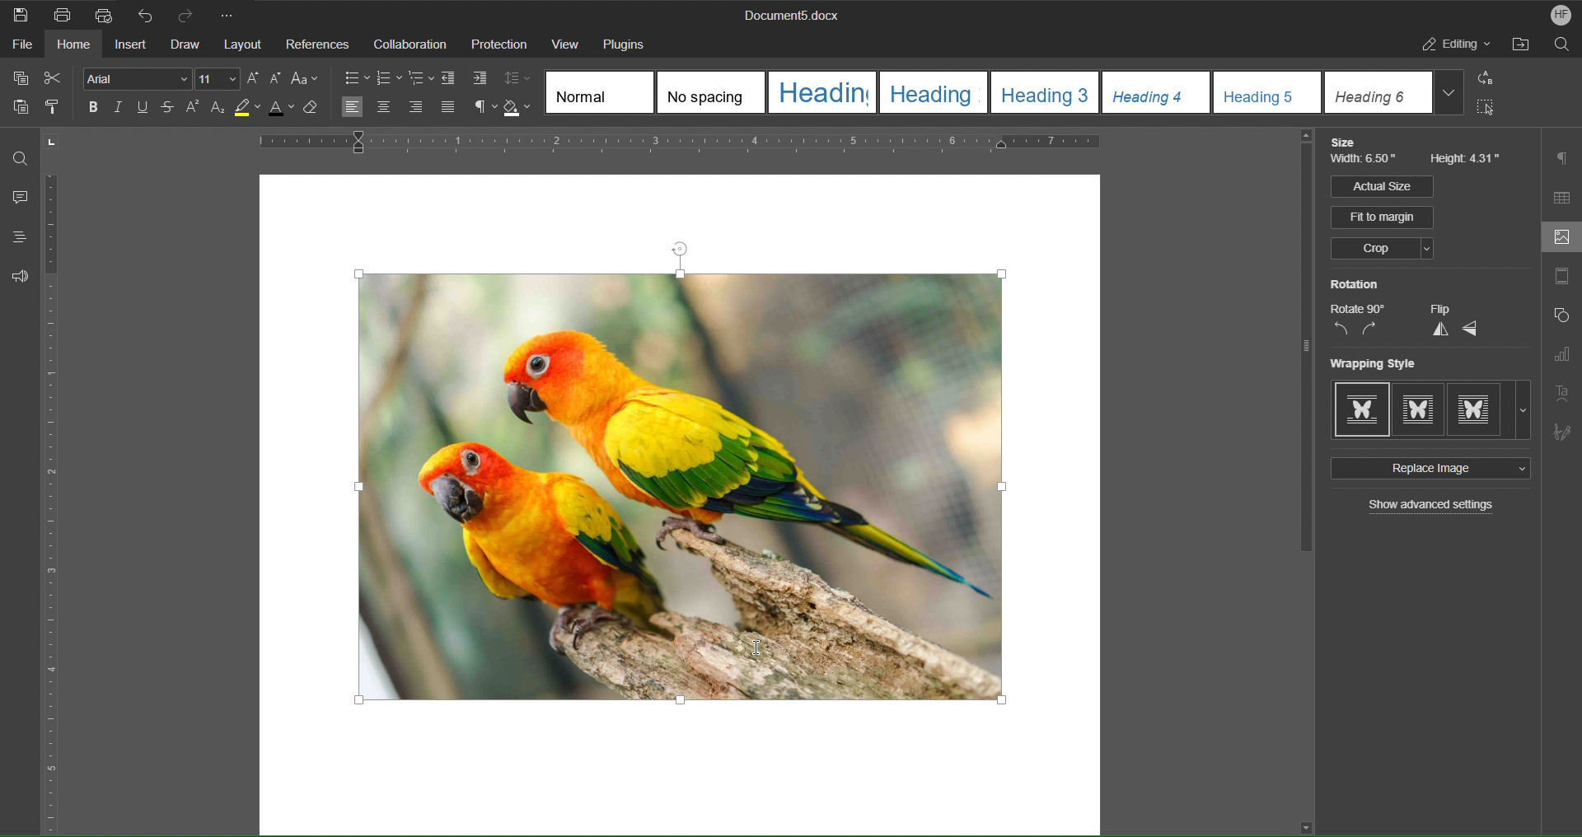 The height and width of the screenshot is (837, 1582). Describe the element at coordinates (1358, 309) in the screenshot. I see `Rotate 90` at that location.